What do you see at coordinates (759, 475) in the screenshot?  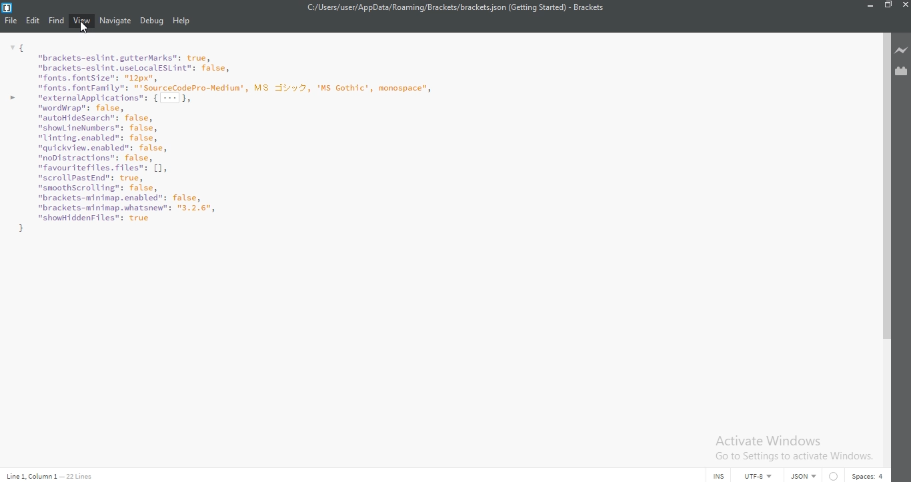 I see ` UTF-8` at bounding box center [759, 475].